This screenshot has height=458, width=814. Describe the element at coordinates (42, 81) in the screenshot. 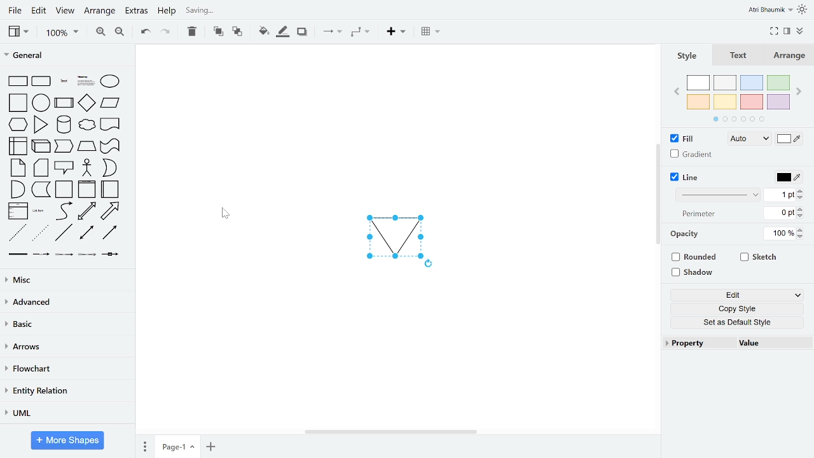

I see `rounded rectangle` at that location.